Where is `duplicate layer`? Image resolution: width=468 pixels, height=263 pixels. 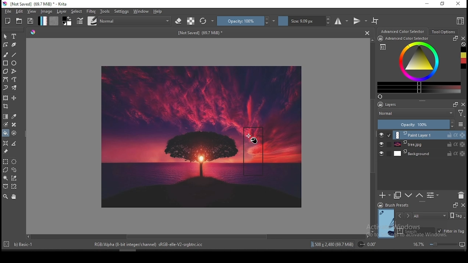 duplicate layer is located at coordinates (398, 196).